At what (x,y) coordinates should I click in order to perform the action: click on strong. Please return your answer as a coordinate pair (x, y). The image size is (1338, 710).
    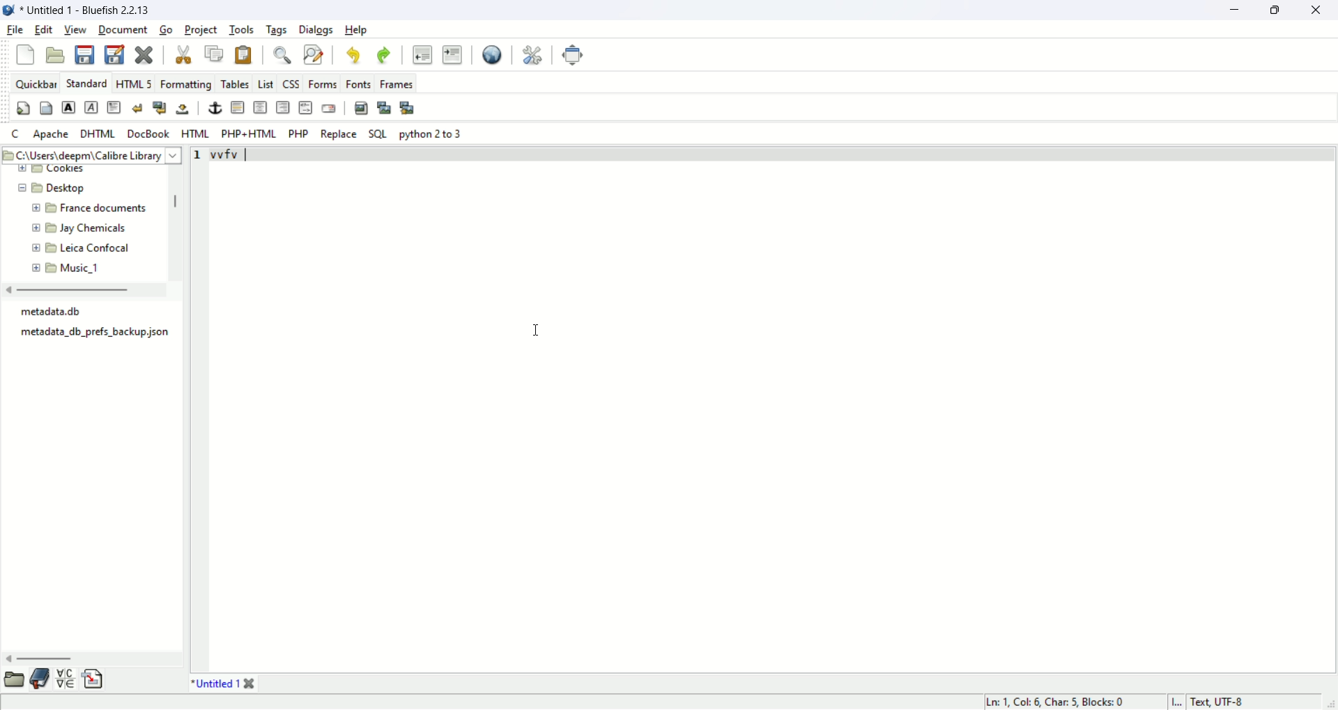
    Looking at the image, I should click on (69, 108).